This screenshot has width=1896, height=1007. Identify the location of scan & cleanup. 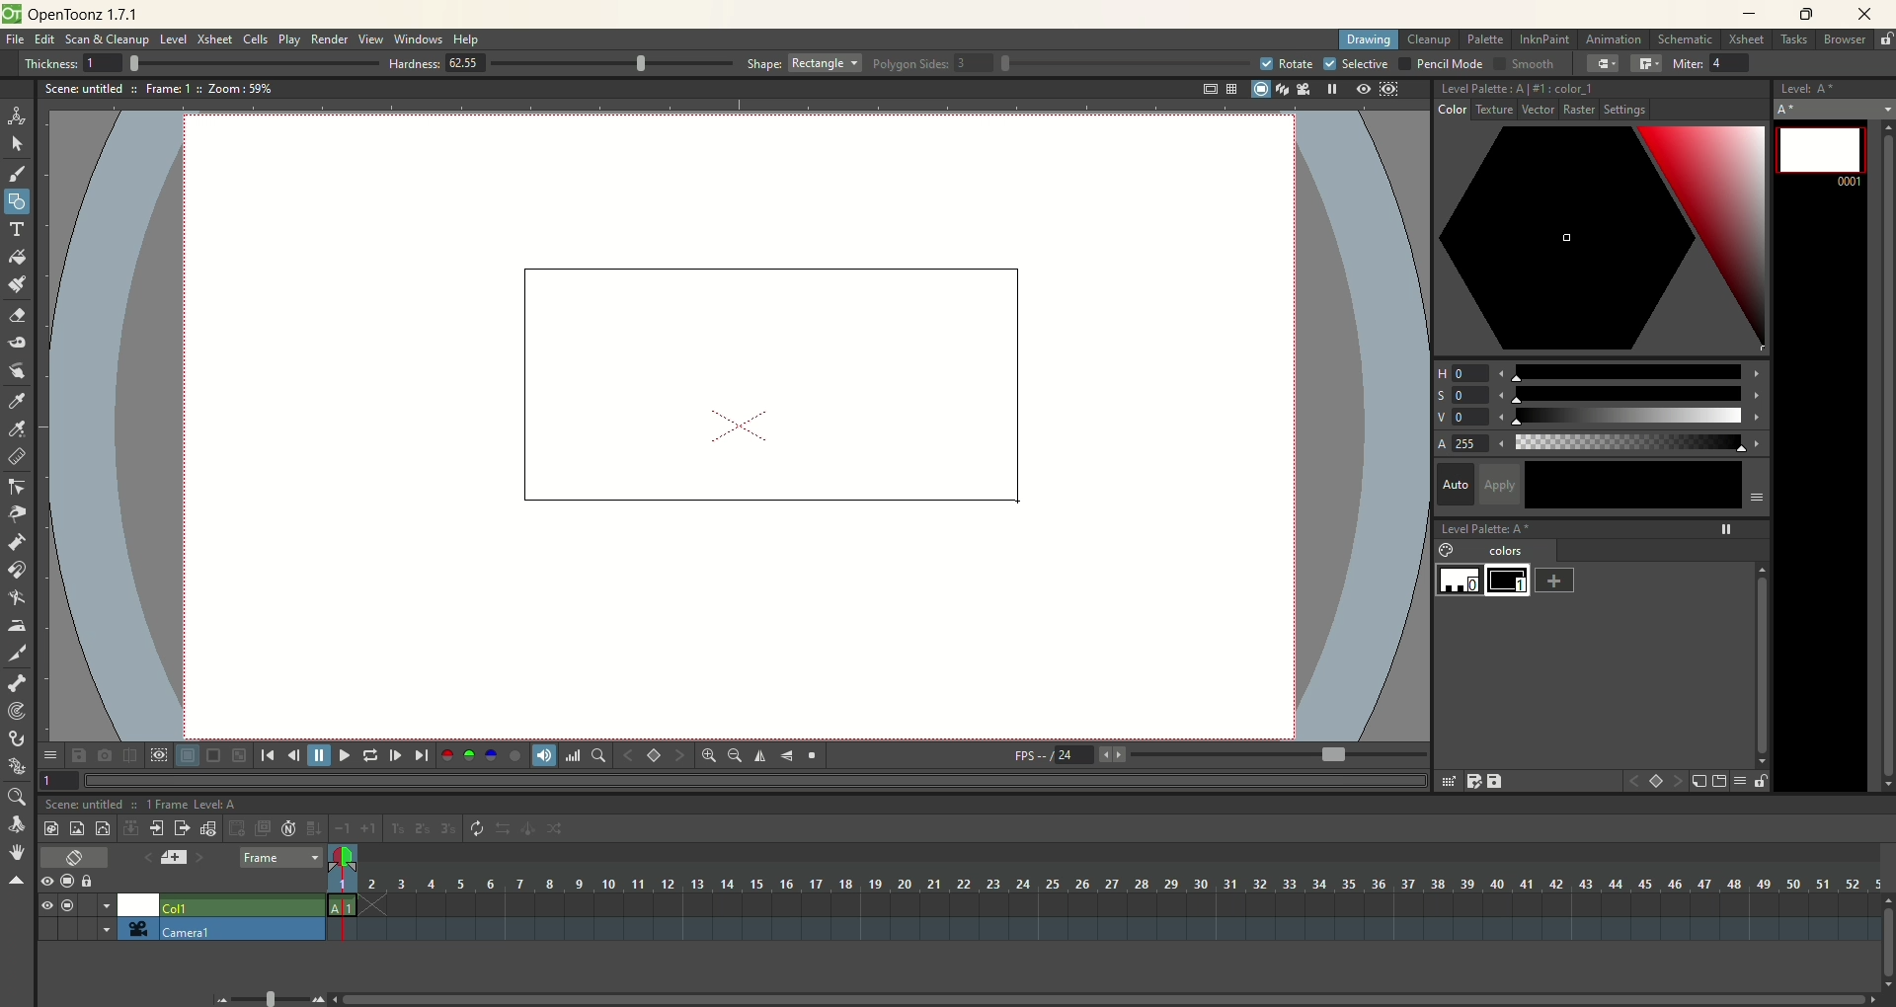
(114, 41).